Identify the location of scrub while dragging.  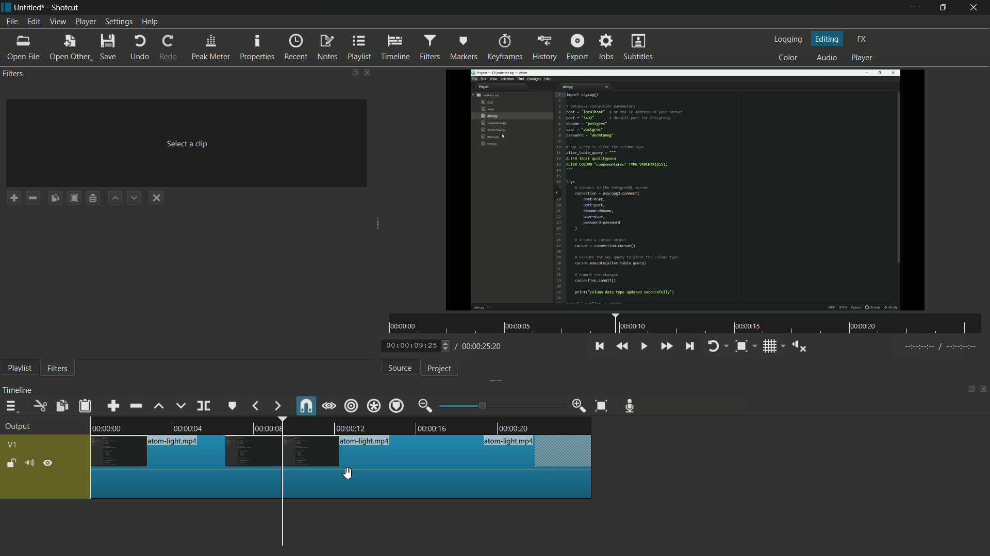
(329, 406).